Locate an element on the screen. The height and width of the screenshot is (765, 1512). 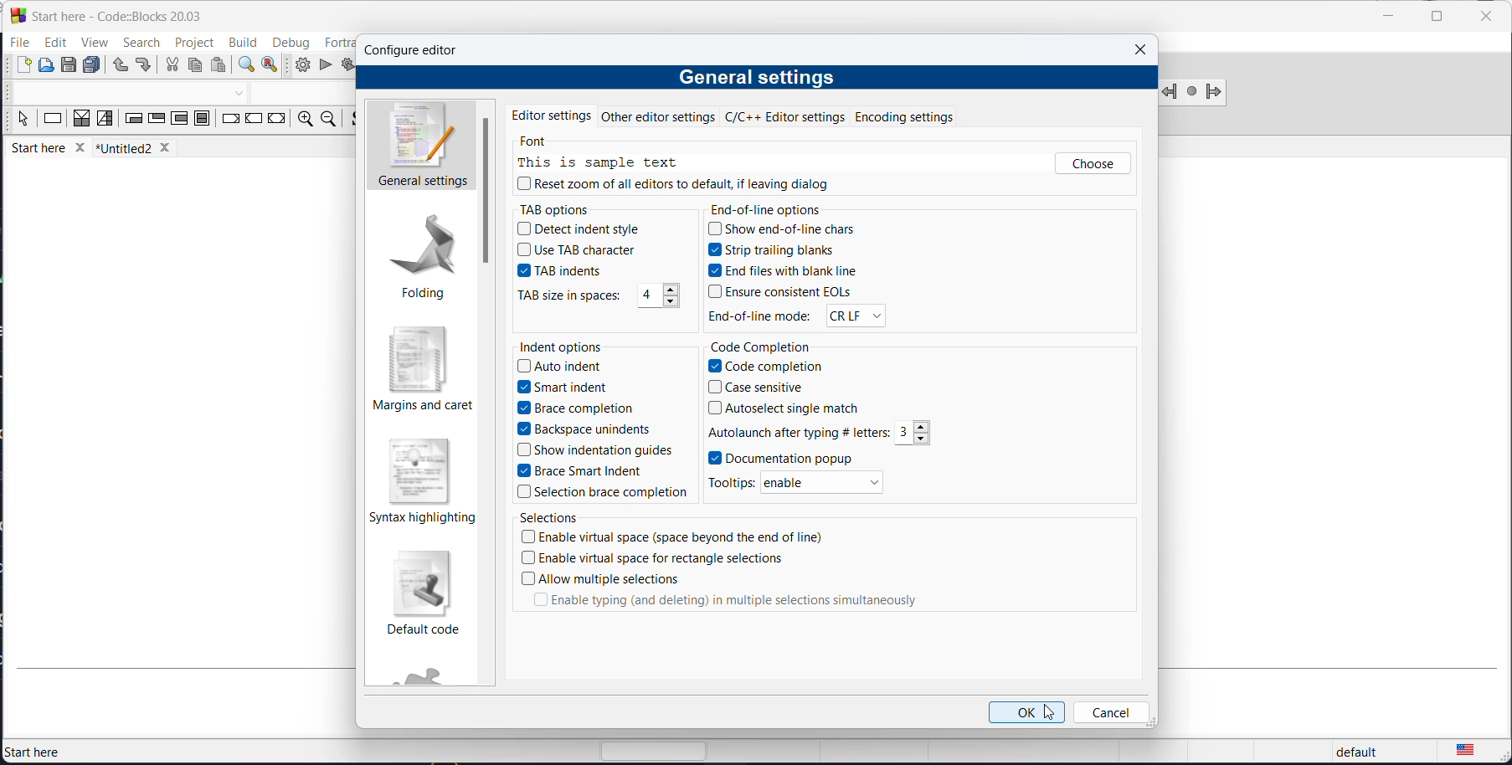
block instruction is located at coordinates (203, 121).